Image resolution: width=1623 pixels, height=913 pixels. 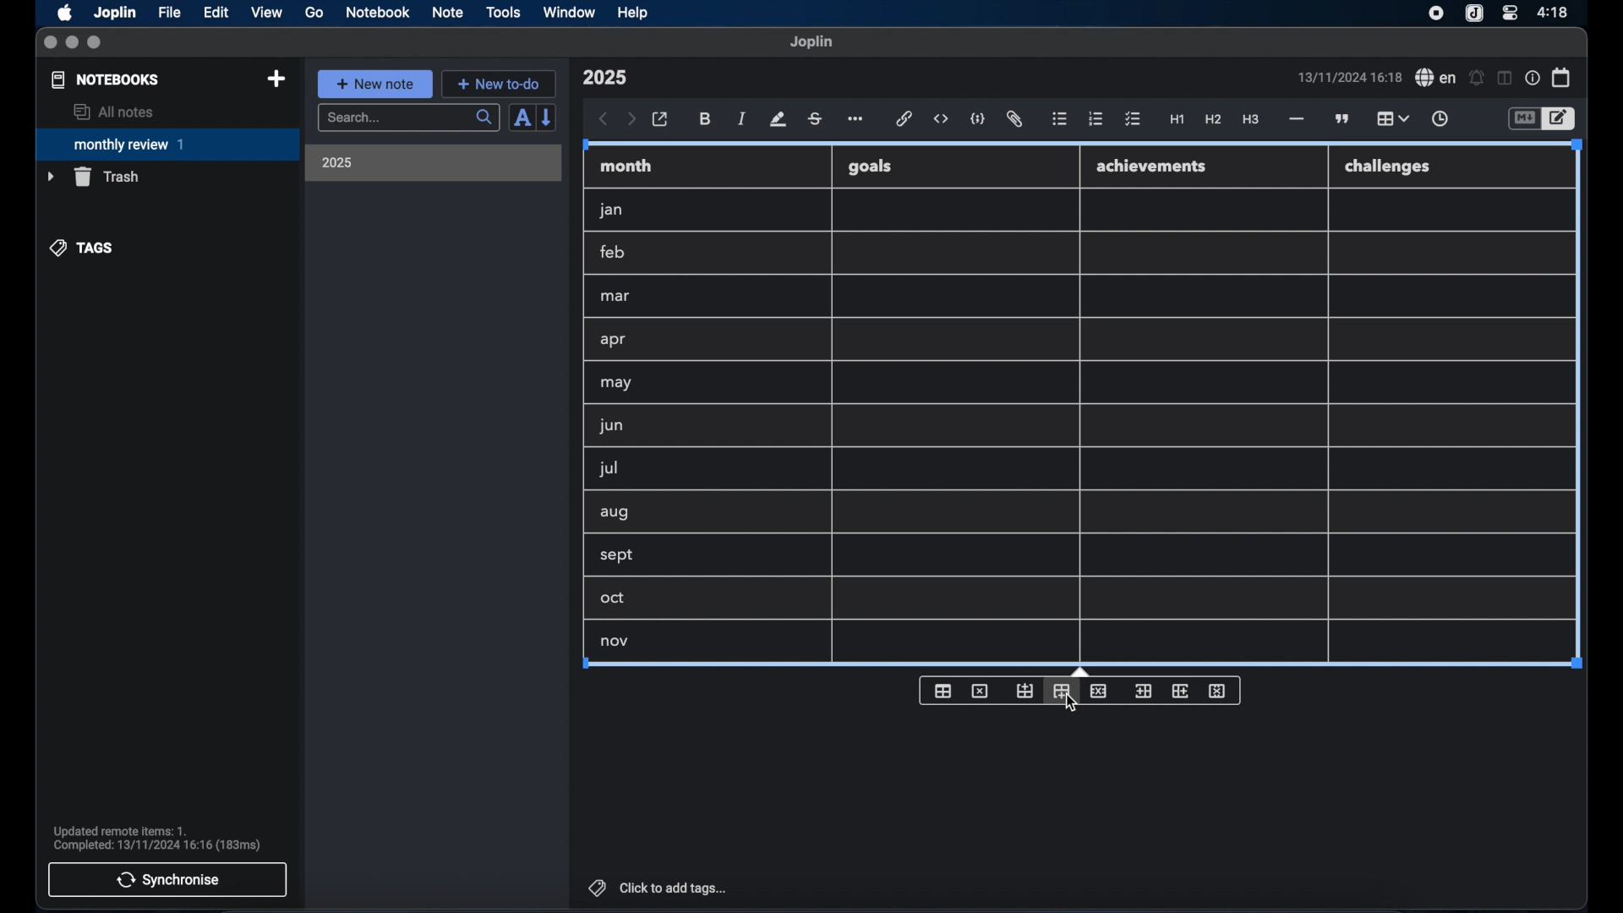 What do you see at coordinates (500, 84) in the screenshot?
I see `new to-do` at bounding box center [500, 84].